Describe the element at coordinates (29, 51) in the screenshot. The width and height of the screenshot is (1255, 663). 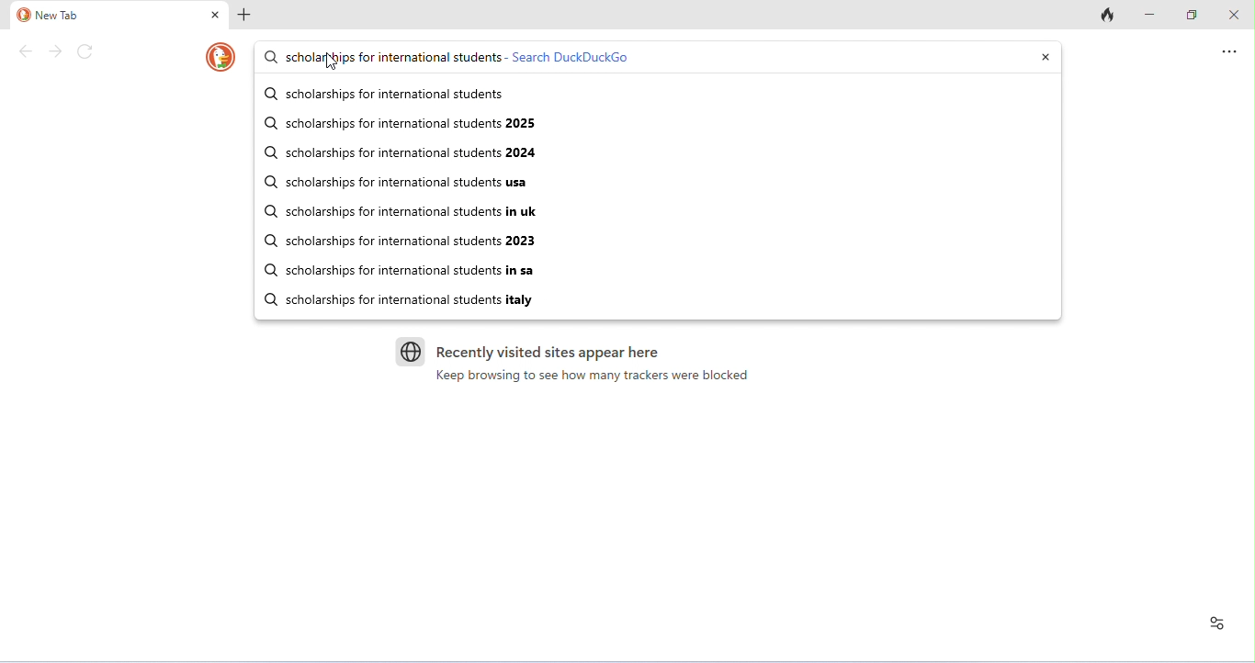
I see `back` at that location.